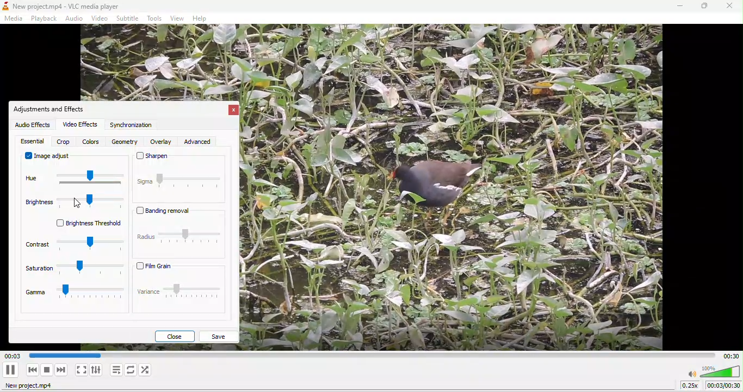 The height and width of the screenshot is (392, 743). I want to click on banding removal, so click(170, 213).